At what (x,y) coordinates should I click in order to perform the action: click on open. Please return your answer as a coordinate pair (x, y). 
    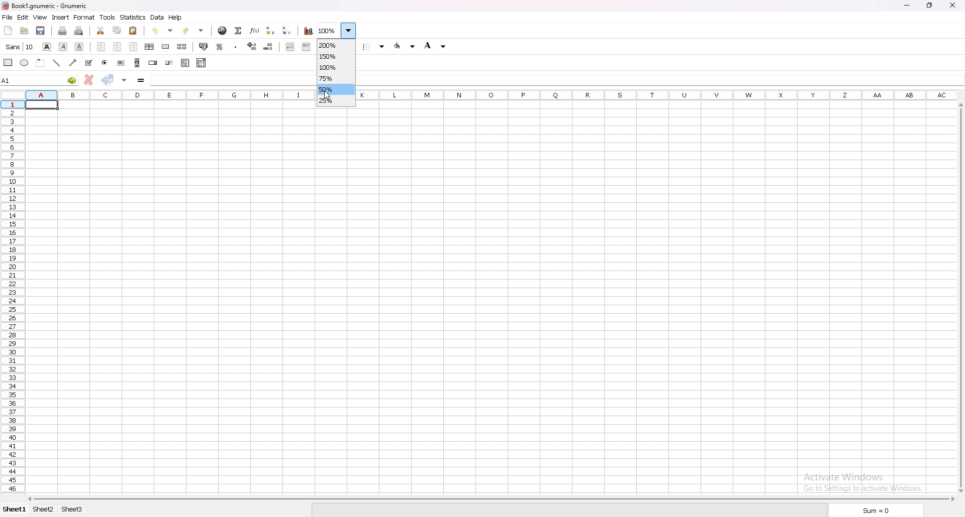
    Looking at the image, I should click on (24, 31).